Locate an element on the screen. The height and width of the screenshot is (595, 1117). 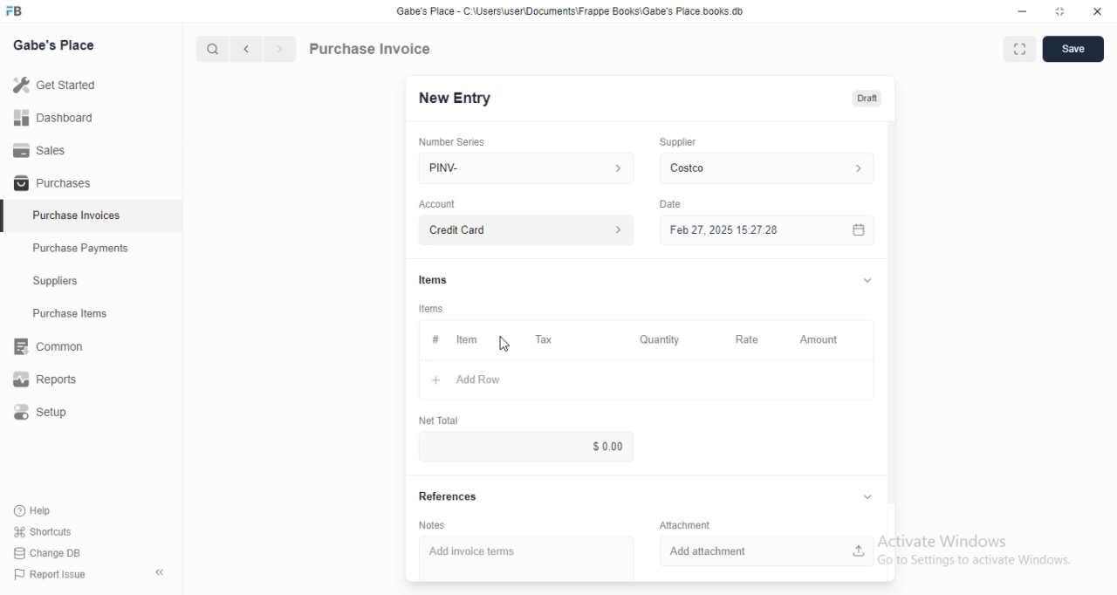
Collapse is located at coordinates (867, 496).